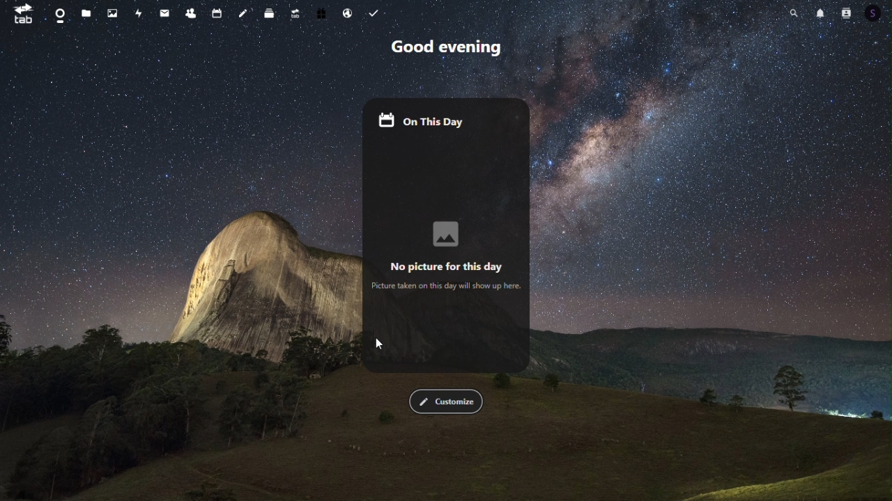 This screenshot has width=892, height=501. I want to click on Search, so click(797, 11).